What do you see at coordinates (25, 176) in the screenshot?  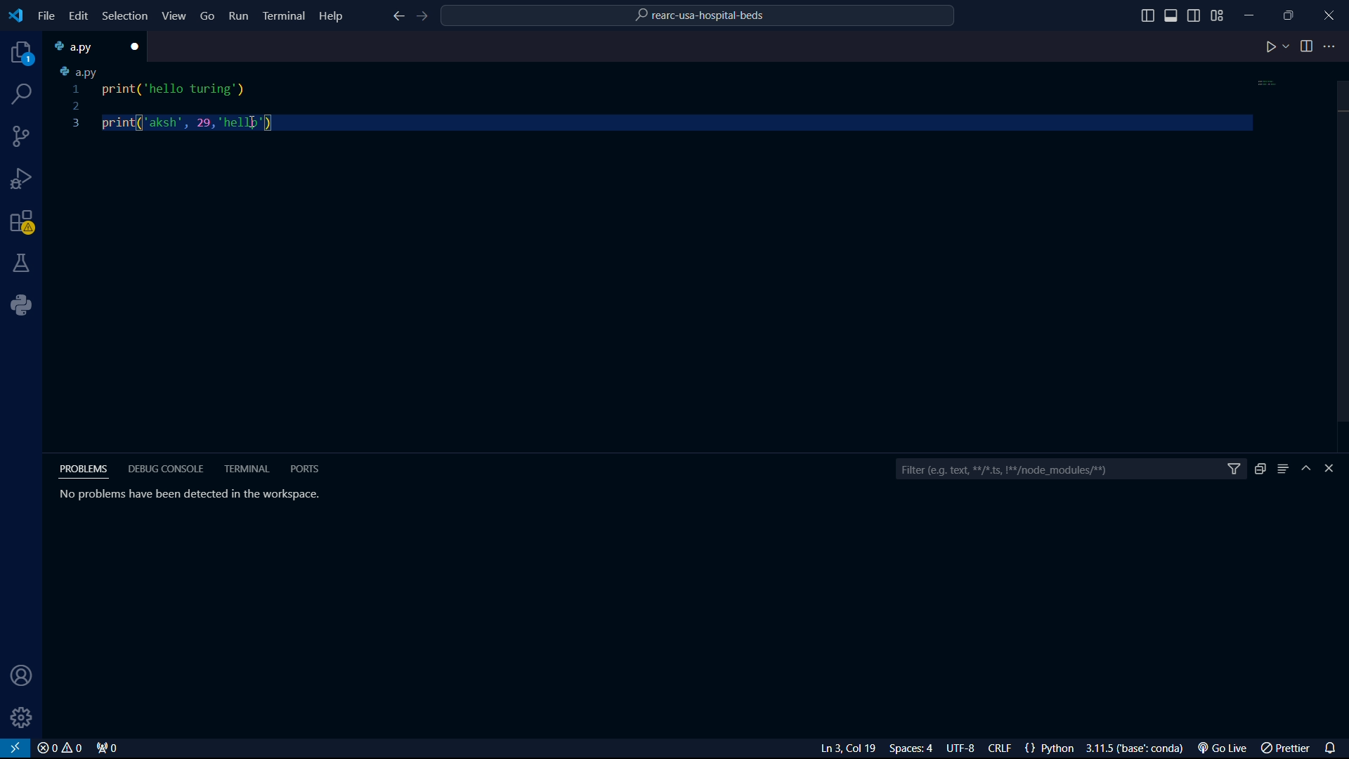 I see `bug` at bounding box center [25, 176].